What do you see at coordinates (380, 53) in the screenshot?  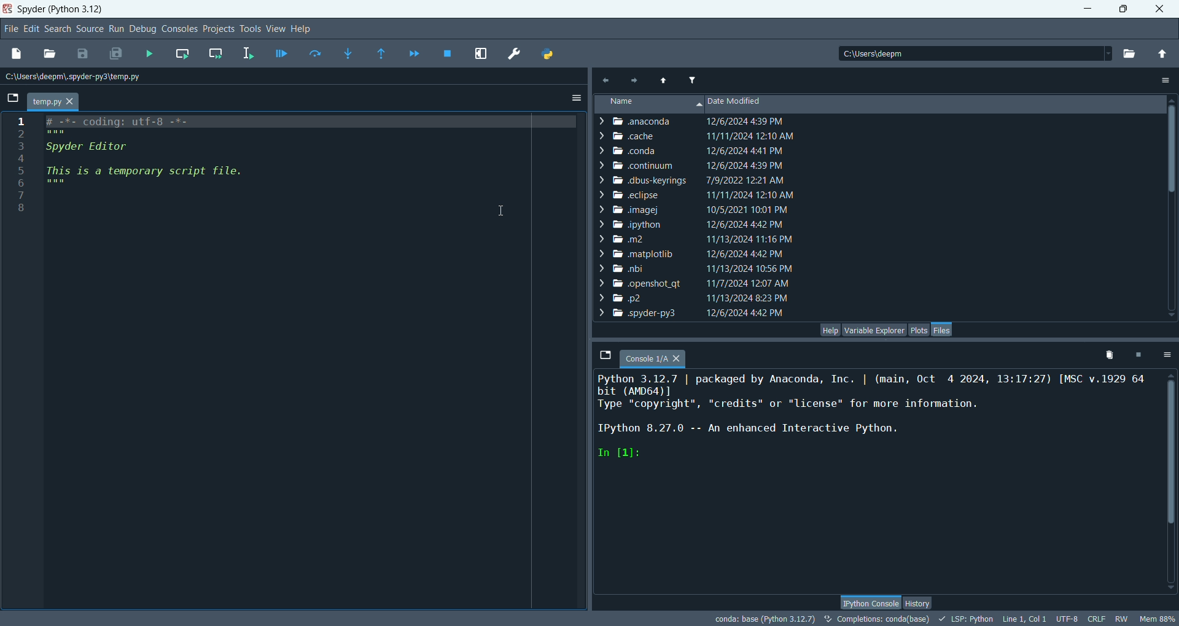 I see `run until current function returns` at bounding box center [380, 53].